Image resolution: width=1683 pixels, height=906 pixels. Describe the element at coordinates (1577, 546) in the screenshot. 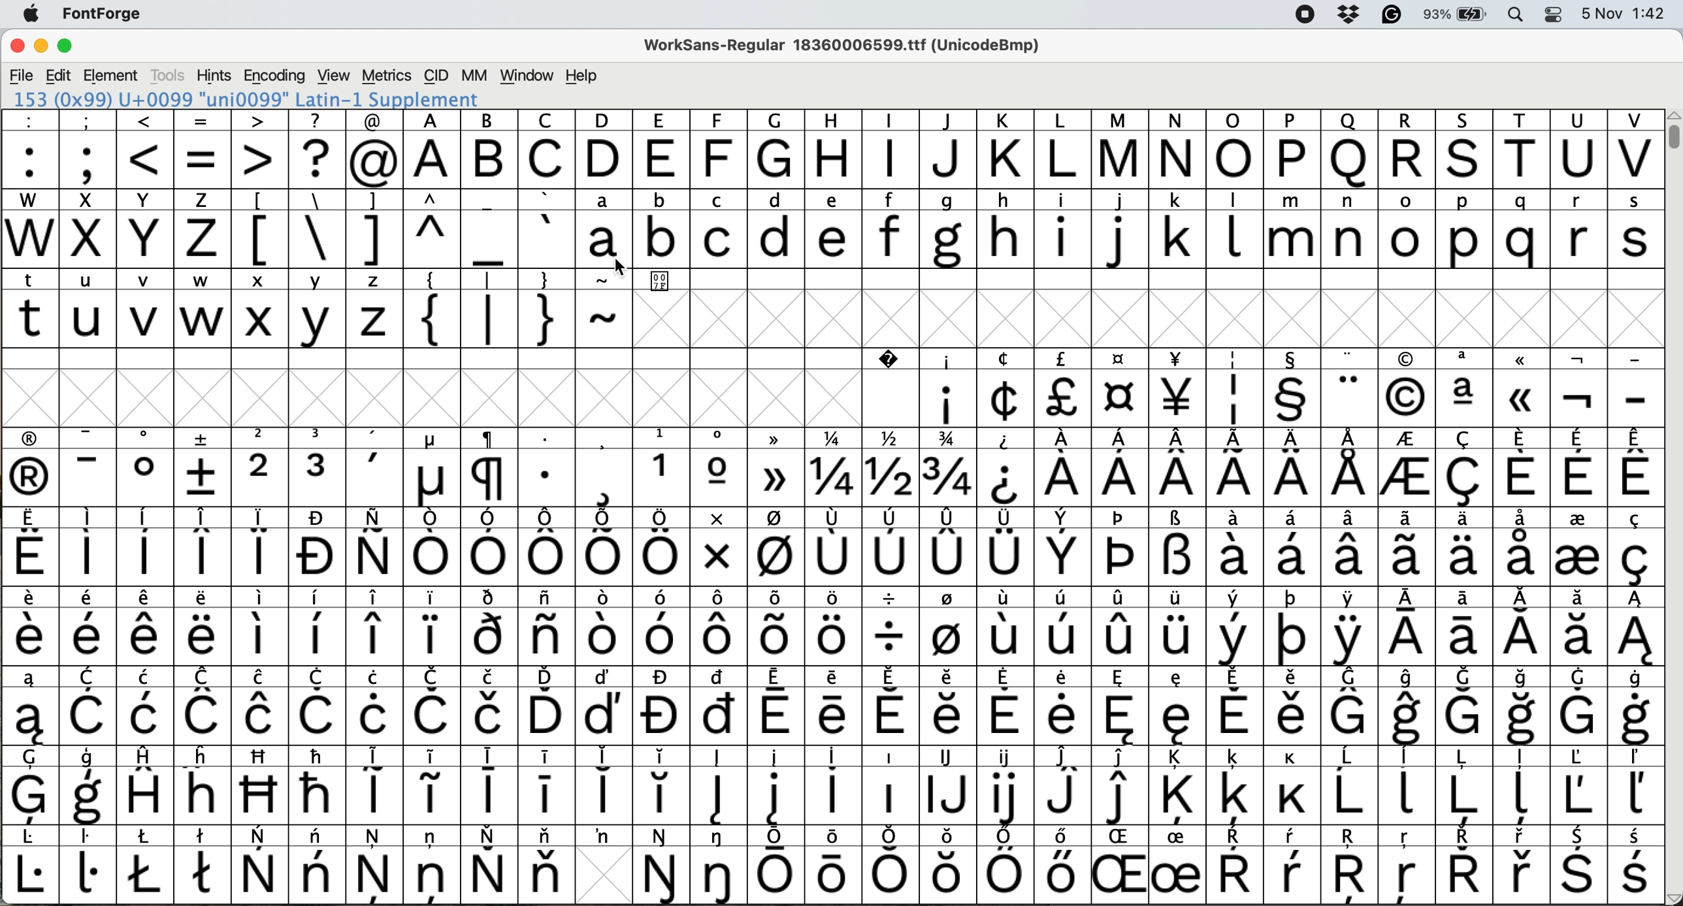

I see `symbol` at that location.